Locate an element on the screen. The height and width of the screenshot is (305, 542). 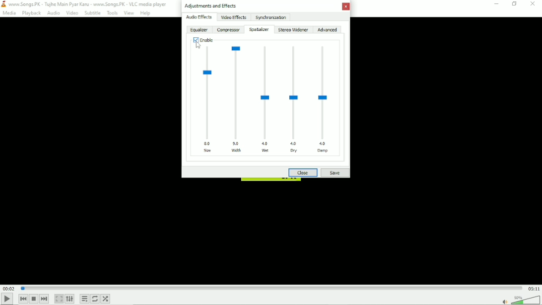
Video effects is located at coordinates (234, 17).